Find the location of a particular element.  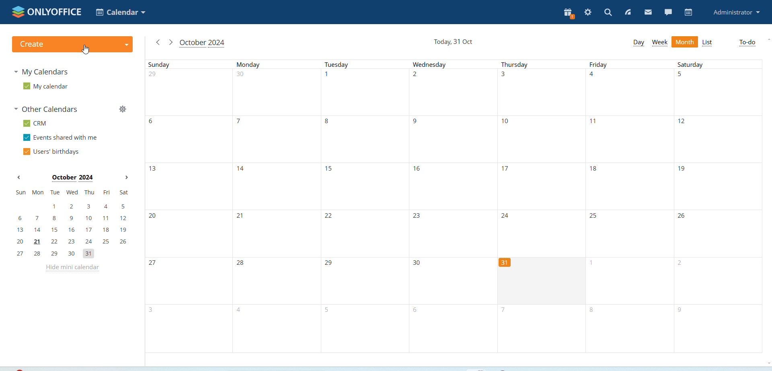

calendar application is located at coordinates (120, 12).